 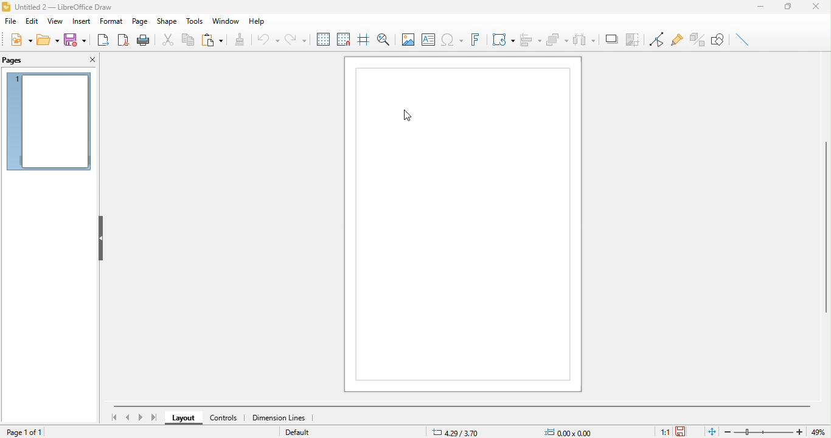 I want to click on gluepoint function, so click(x=676, y=41).